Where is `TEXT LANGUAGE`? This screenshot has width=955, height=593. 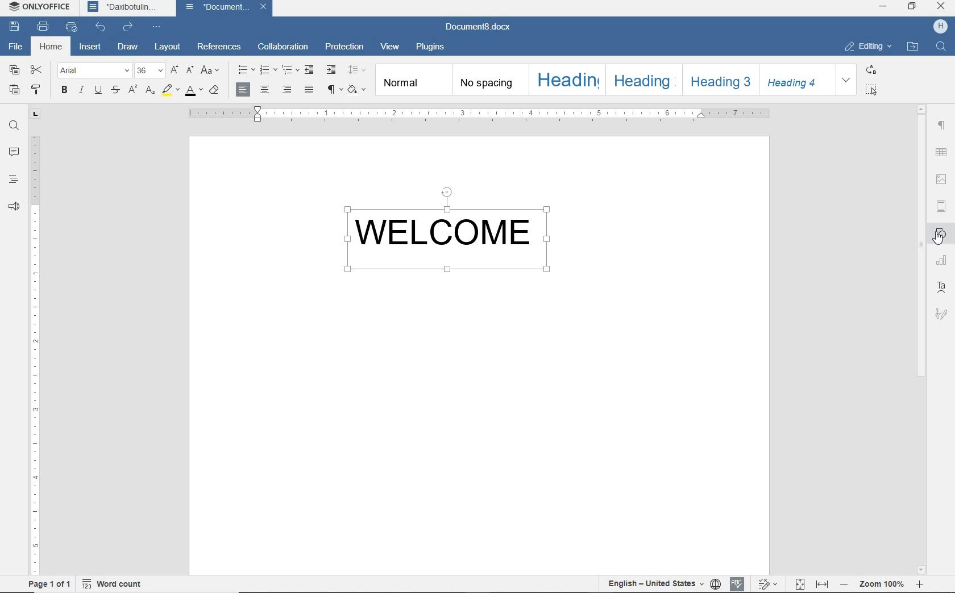 TEXT LANGUAGE is located at coordinates (655, 584).